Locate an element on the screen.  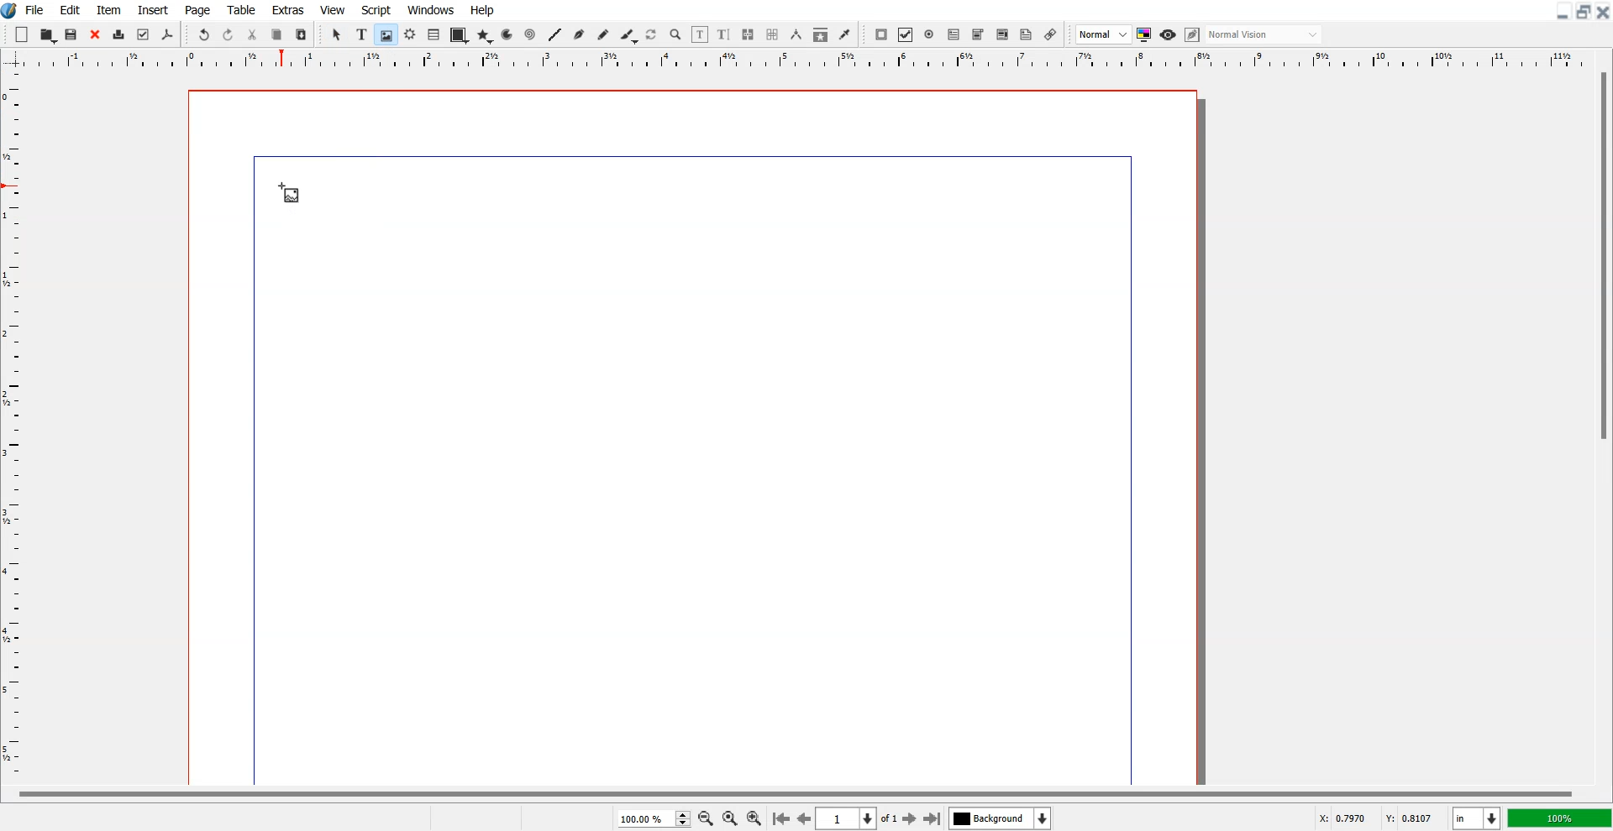
Rotate Item is located at coordinates (652, 35).